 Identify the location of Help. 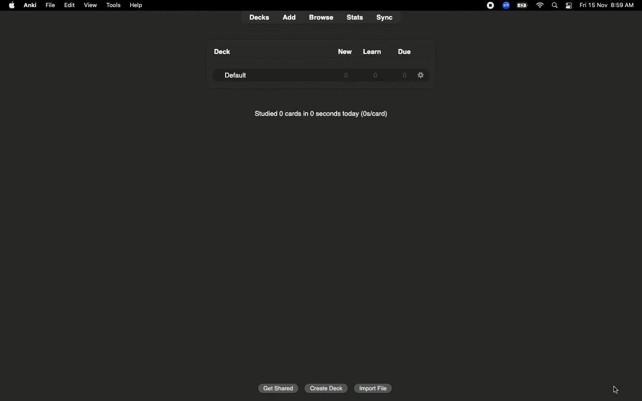
(137, 5).